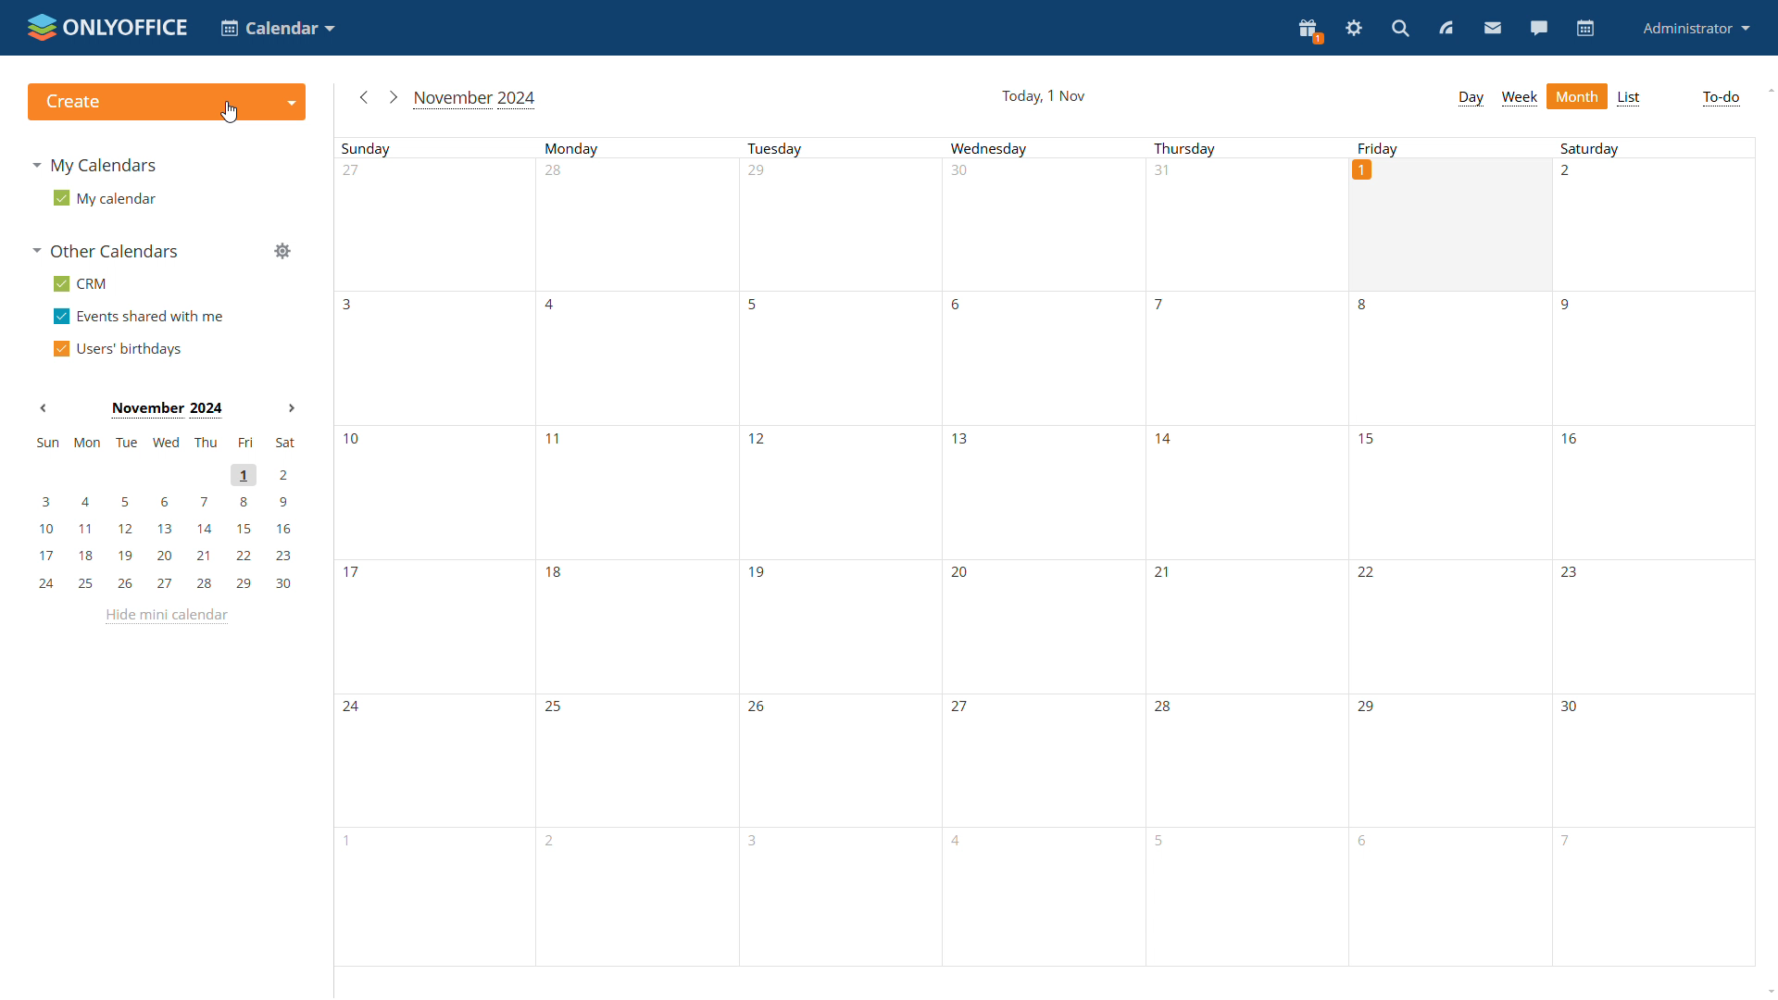  What do you see at coordinates (1451, 147) in the screenshot?
I see `Friday` at bounding box center [1451, 147].